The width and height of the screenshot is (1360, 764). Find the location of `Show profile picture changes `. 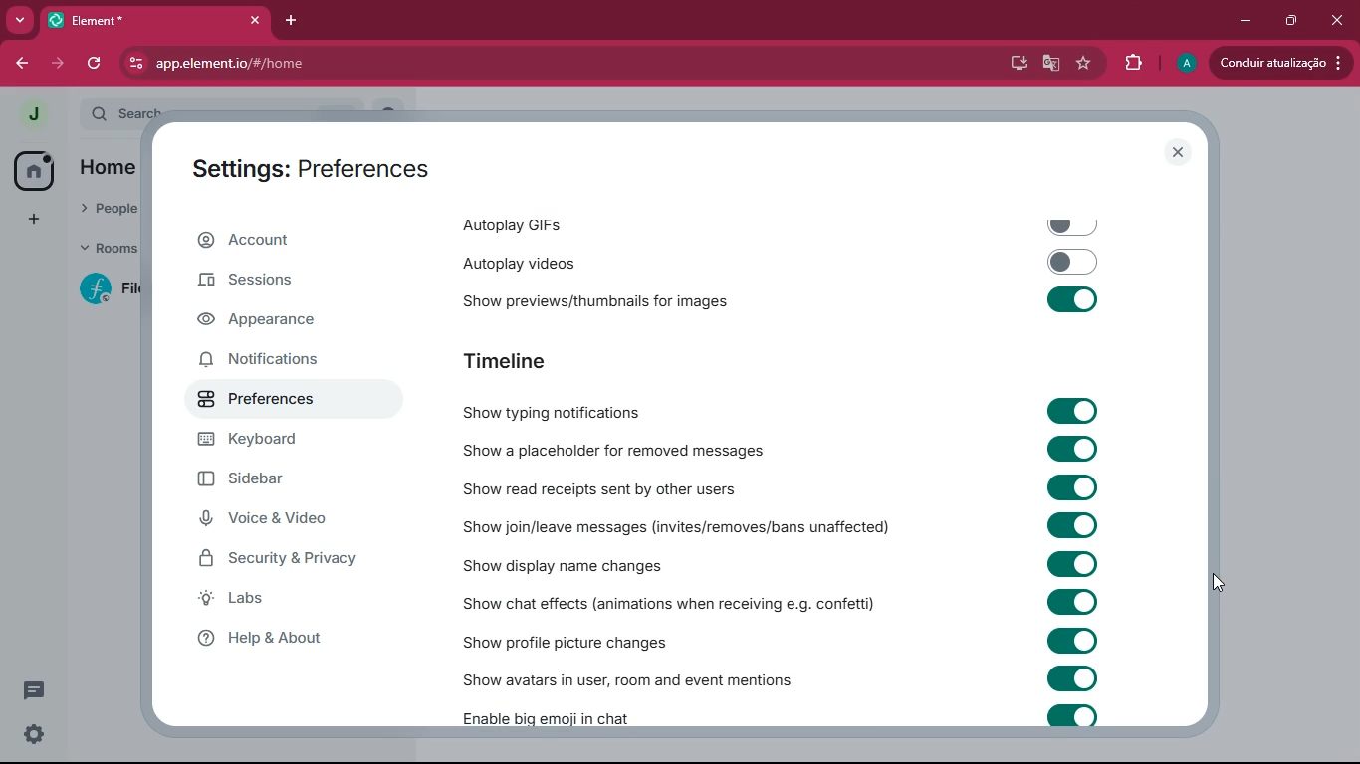

Show profile picture changes  is located at coordinates (781, 641).